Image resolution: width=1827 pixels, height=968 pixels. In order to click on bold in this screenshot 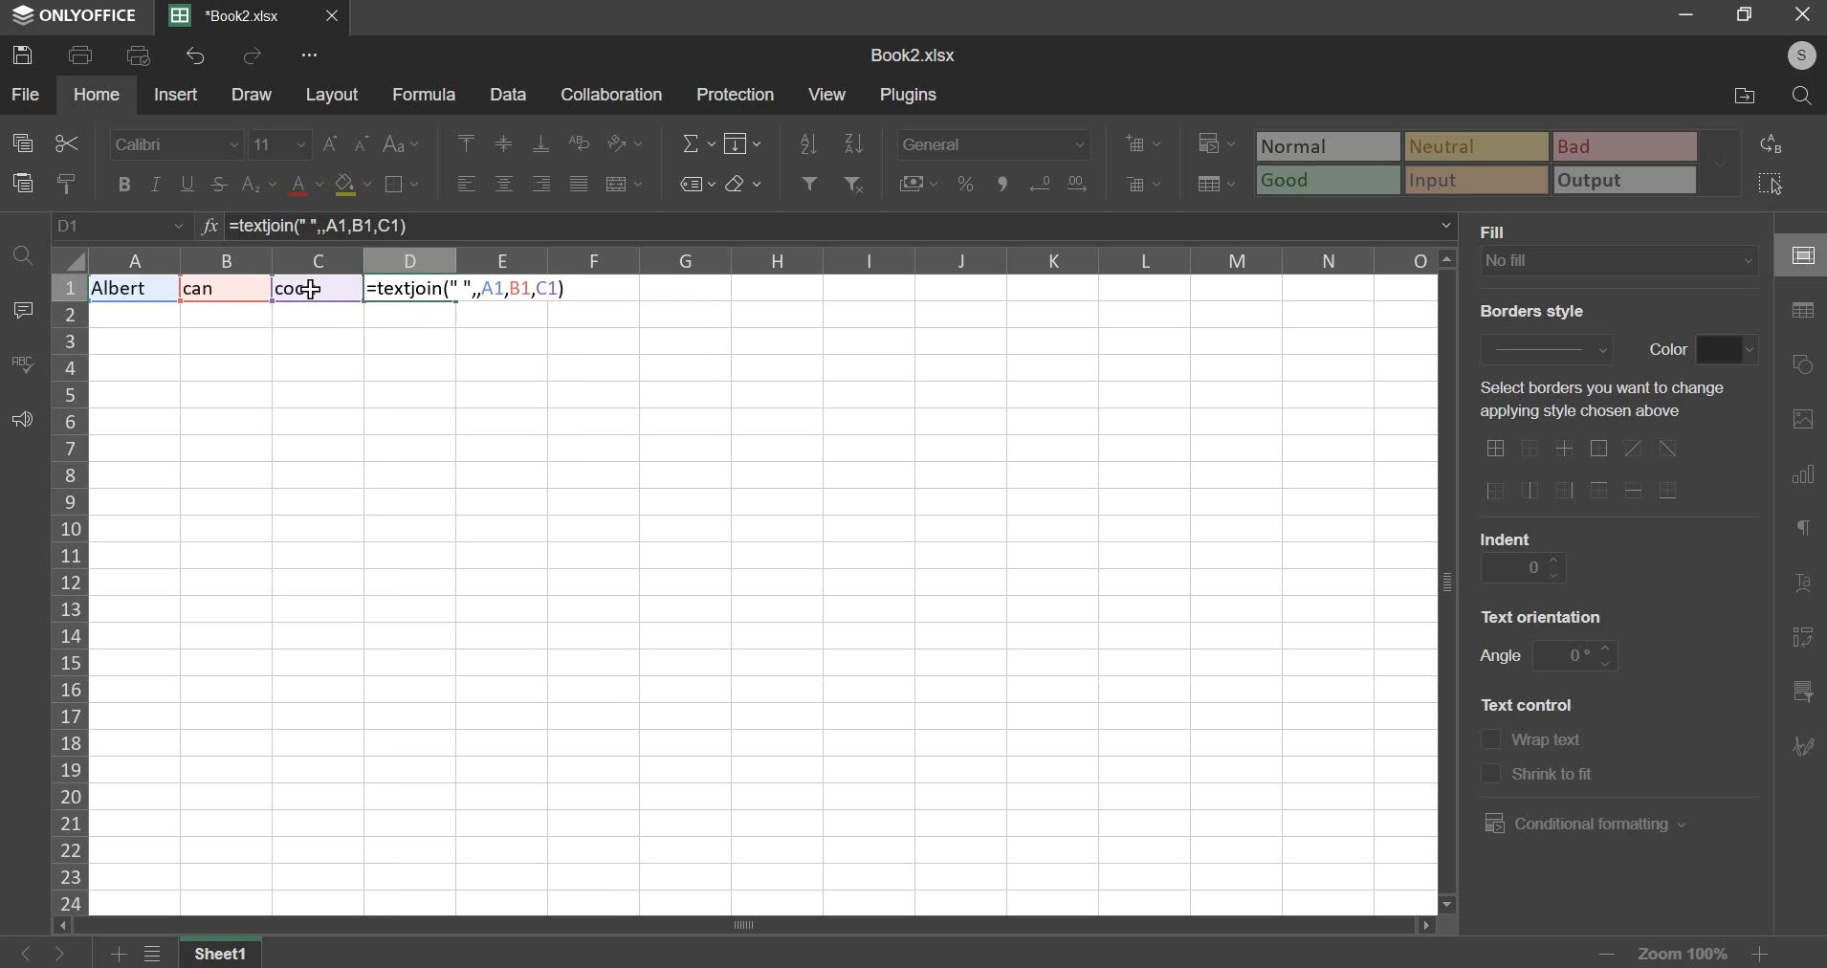, I will do `click(122, 184)`.